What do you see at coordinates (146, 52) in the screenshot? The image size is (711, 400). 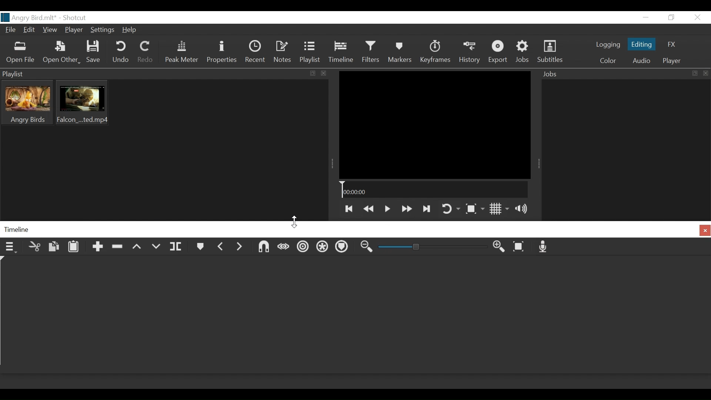 I see `Redo` at bounding box center [146, 52].